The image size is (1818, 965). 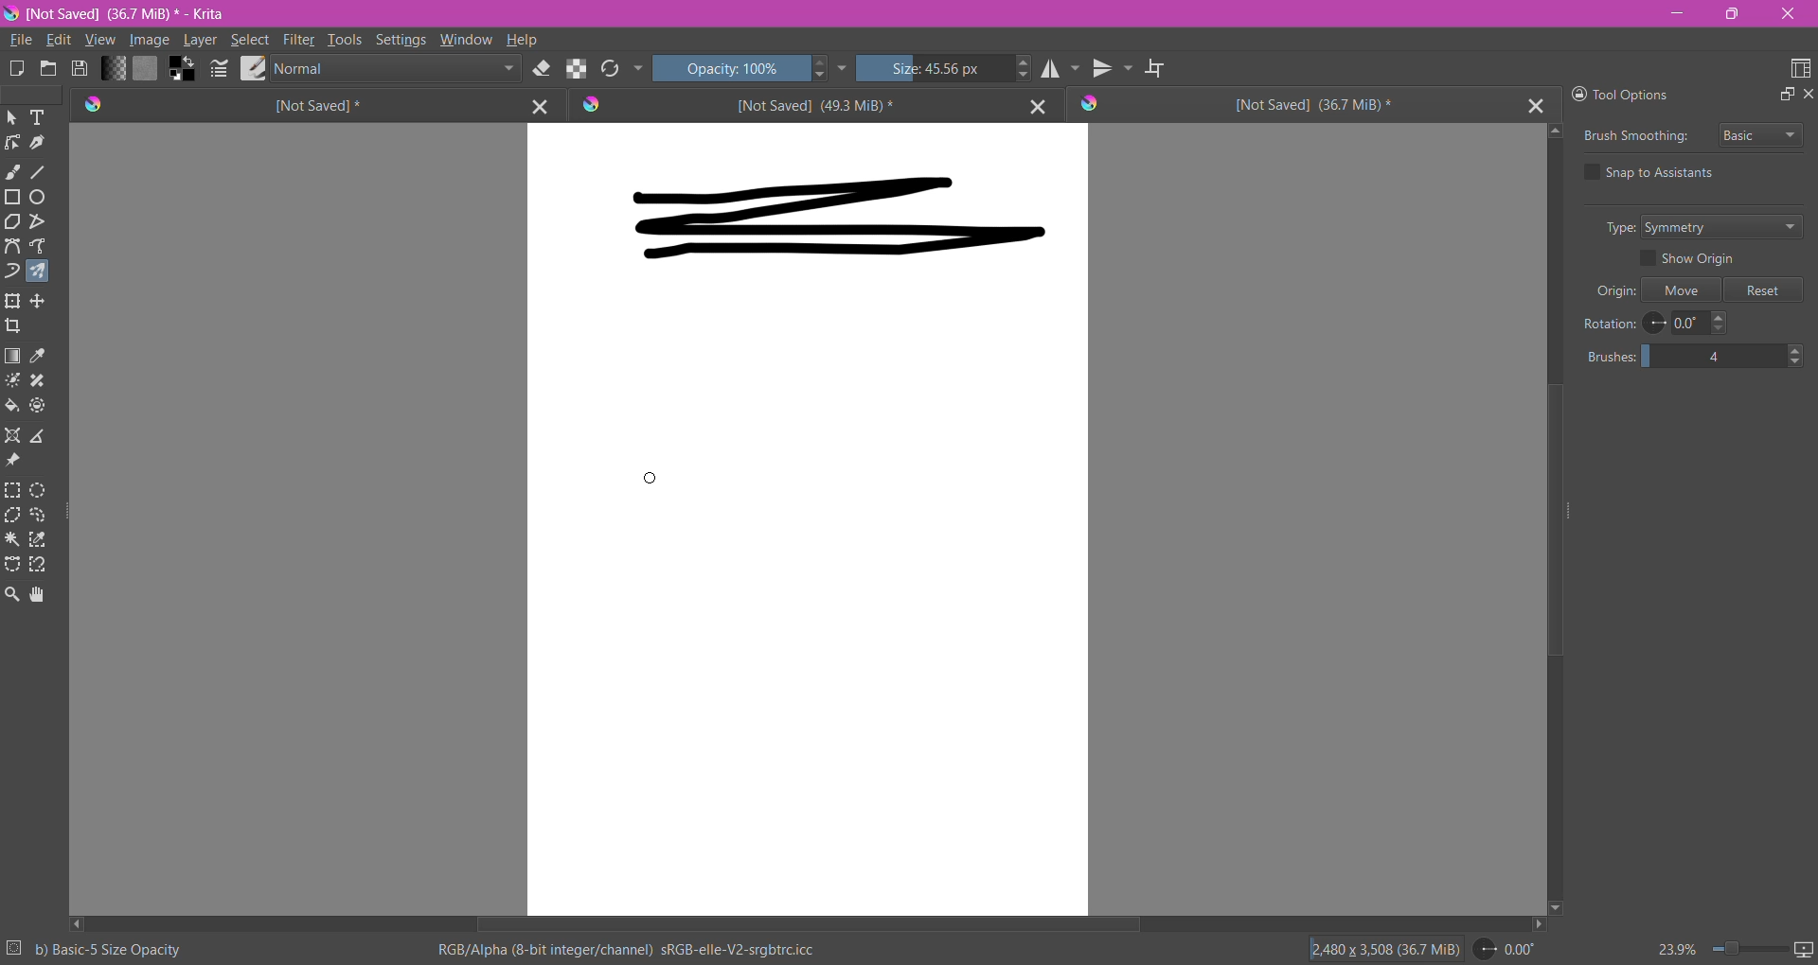 What do you see at coordinates (1717, 949) in the screenshot?
I see `Zoom Control` at bounding box center [1717, 949].